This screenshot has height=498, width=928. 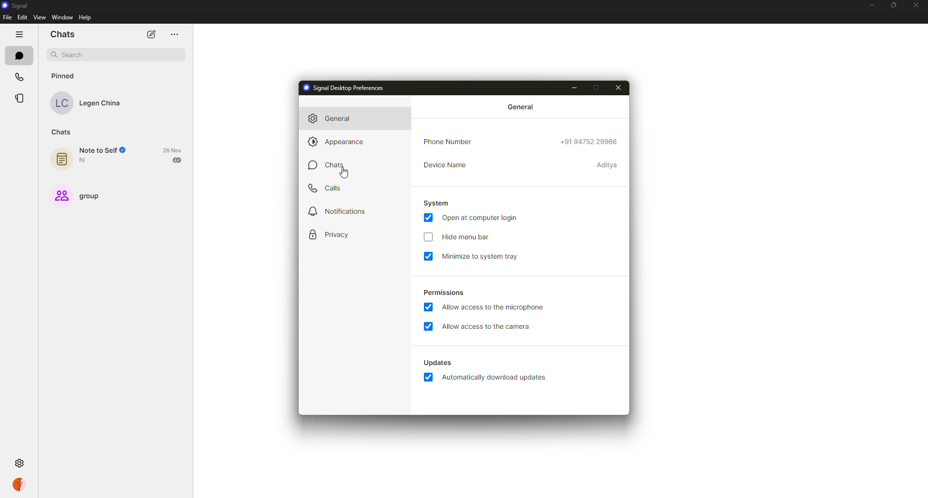 I want to click on window, so click(x=62, y=17).